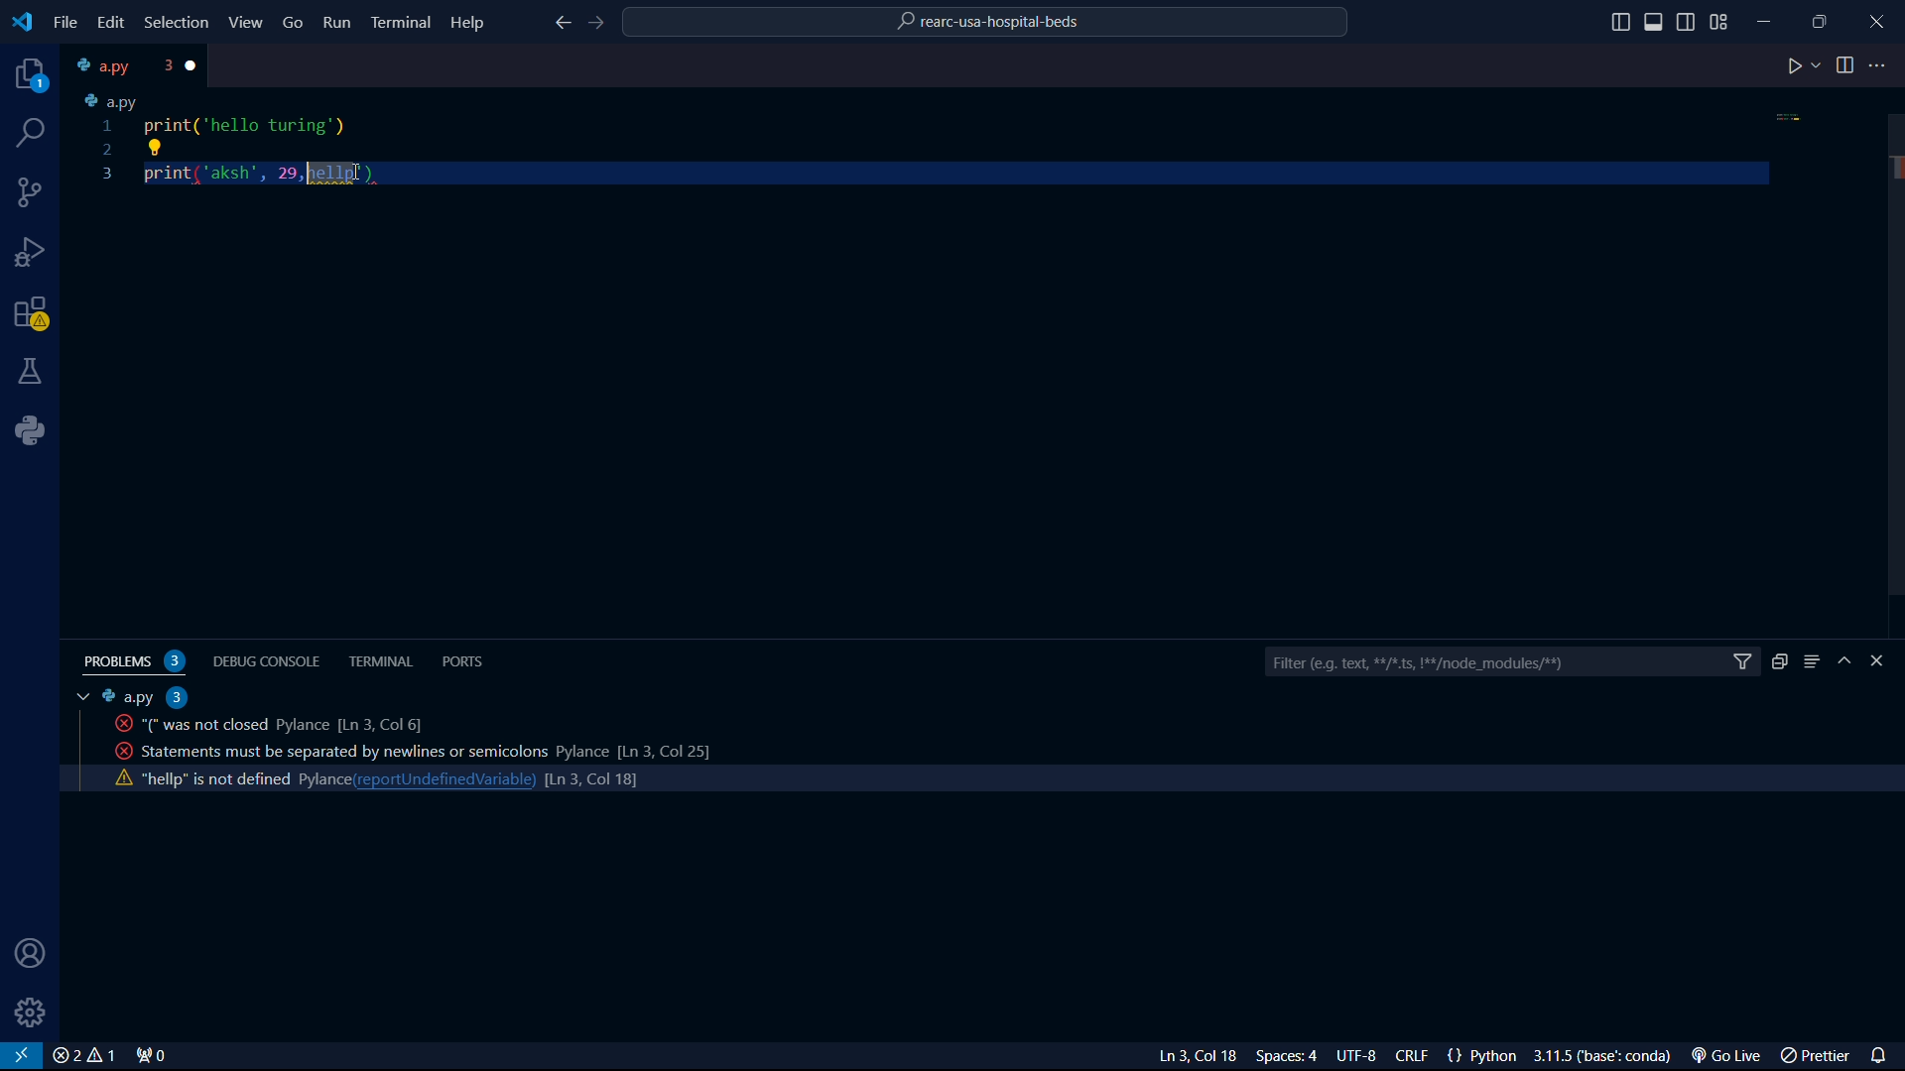 The height and width of the screenshot is (1071, 1905). What do you see at coordinates (1620, 23) in the screenshot?
I see `toggle sidebar` at bounding box center [1620, 23].